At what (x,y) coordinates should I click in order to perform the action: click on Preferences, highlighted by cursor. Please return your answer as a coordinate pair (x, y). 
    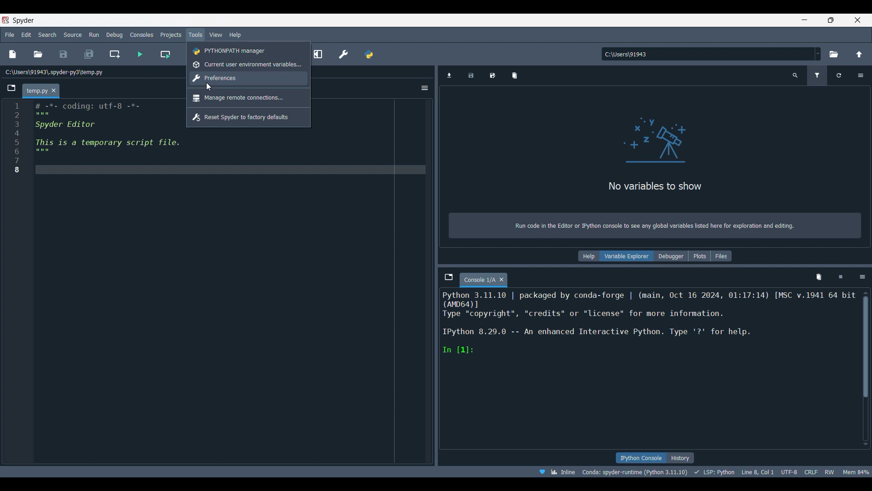
    Looking at the image, I should click on (248, 78).